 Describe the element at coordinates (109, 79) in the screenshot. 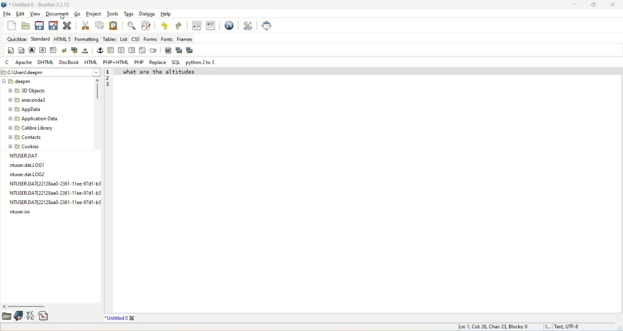

I see `line number` at that location.